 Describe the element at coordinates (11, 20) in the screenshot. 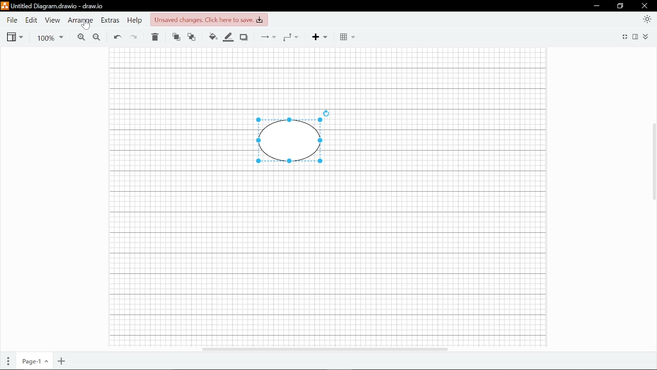

I see `File` at that location.